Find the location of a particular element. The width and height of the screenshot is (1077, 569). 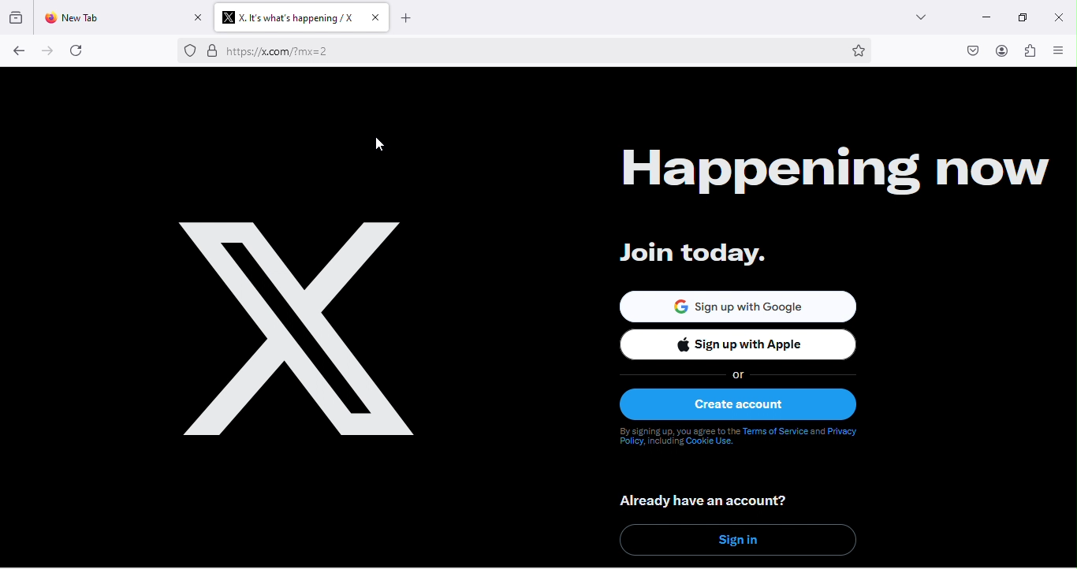

title is located at coordinates (300, 18).